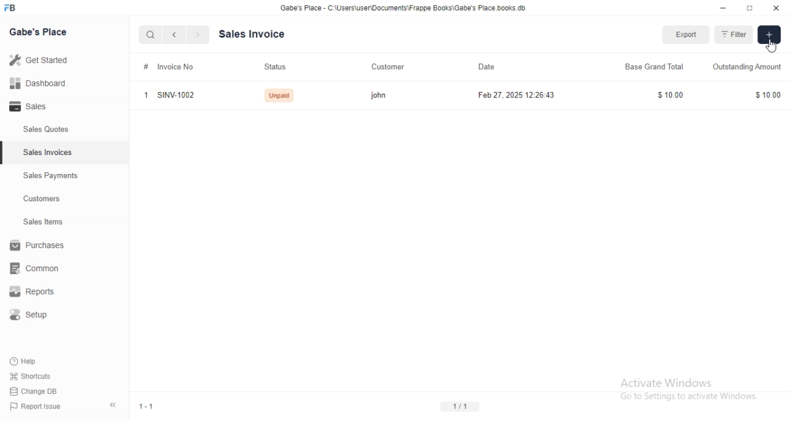  I want to click on Sales Invoice, so click(259, 34).